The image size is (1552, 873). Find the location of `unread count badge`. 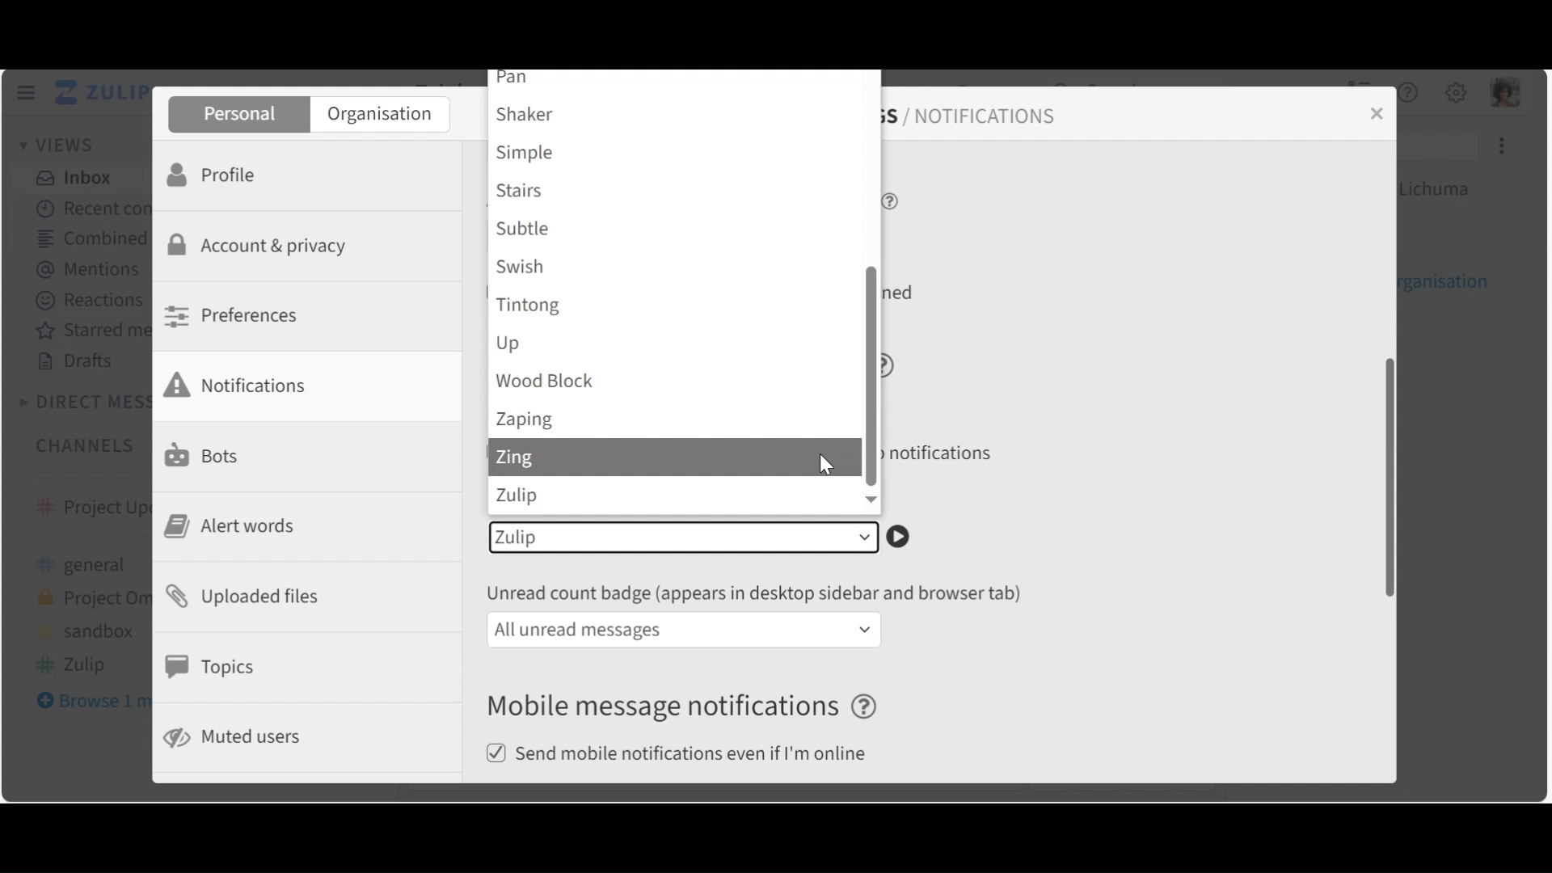

unread count badge is located at coordinates (760, 593).